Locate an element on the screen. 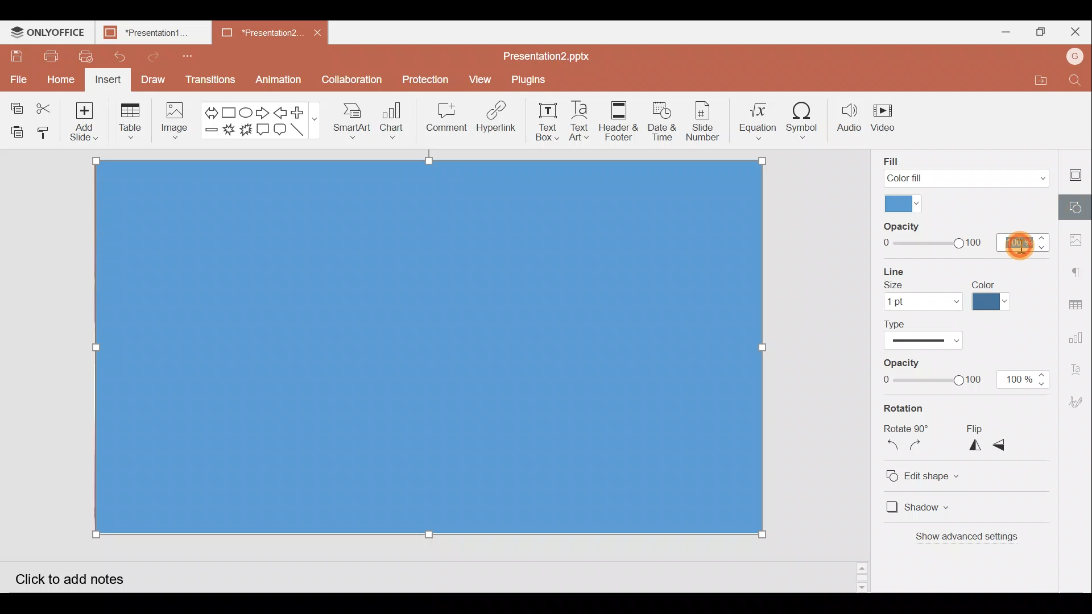  Find is located at coordinates (1078, 81).